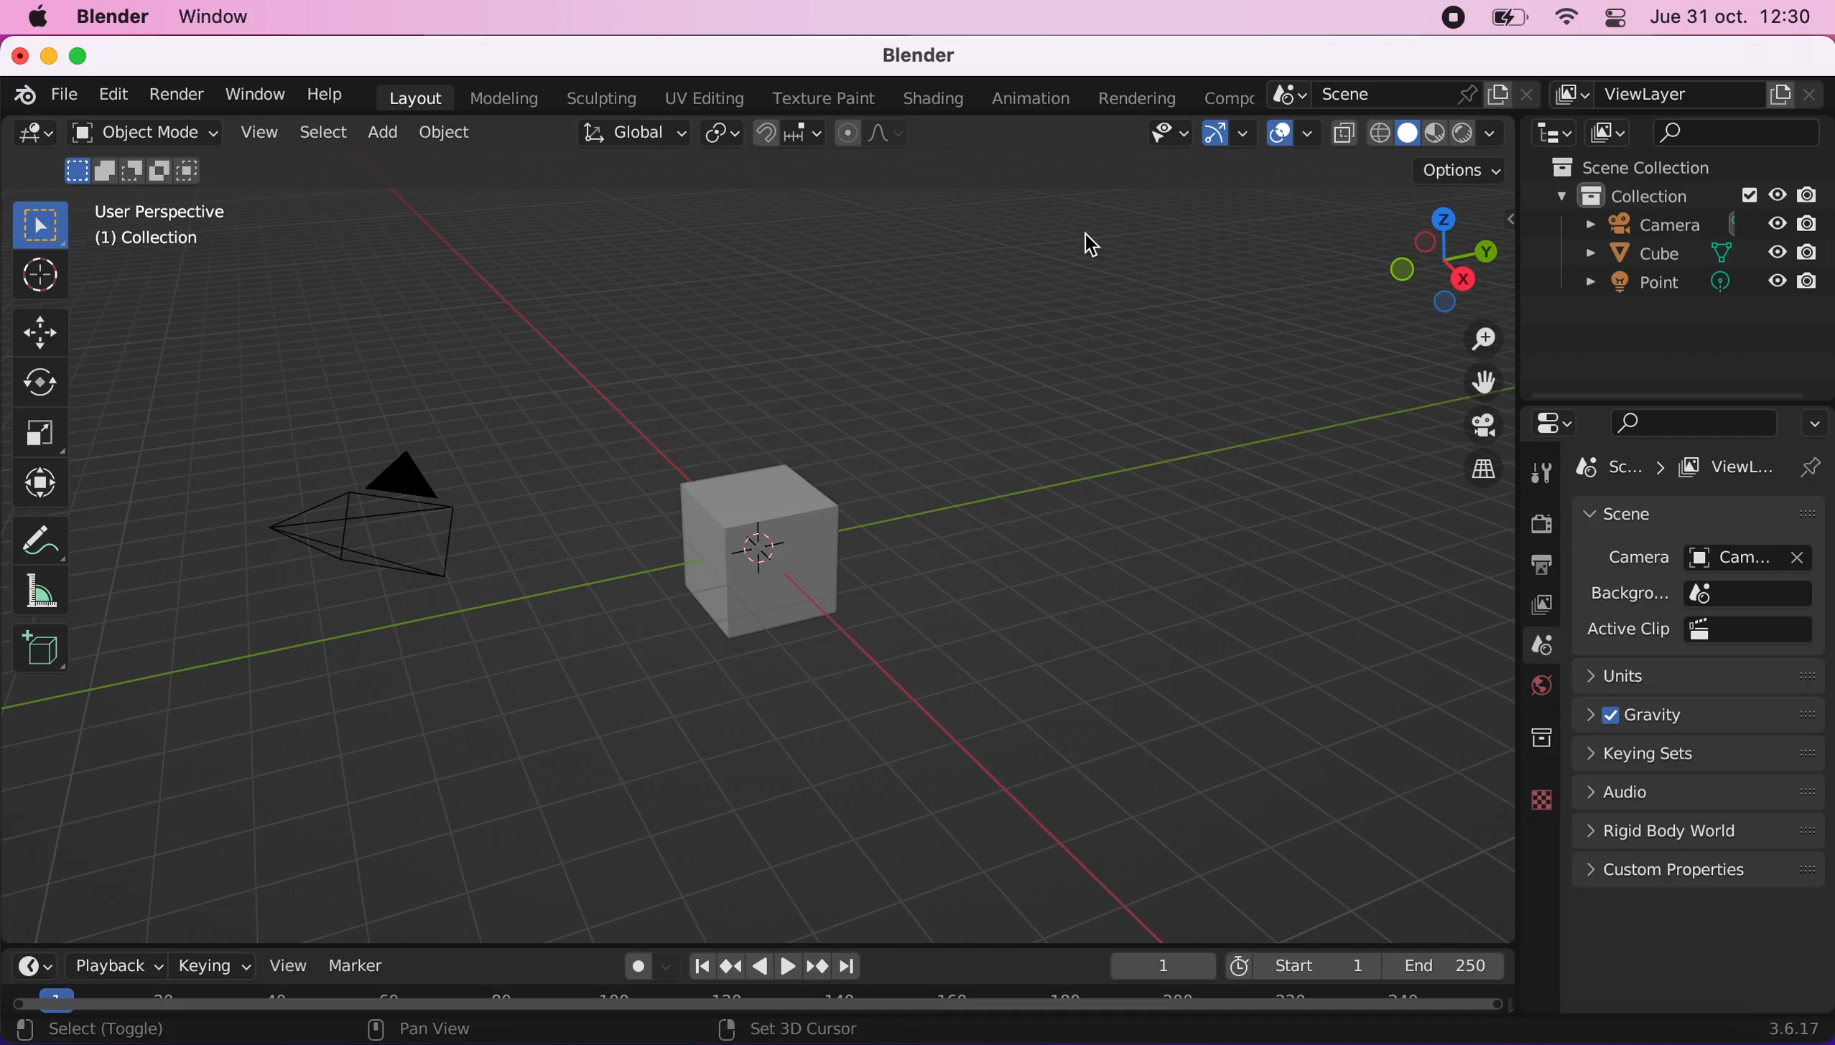  Describe the element at coordinates (363, 965) in the screenshot. I see `marker` at that location.